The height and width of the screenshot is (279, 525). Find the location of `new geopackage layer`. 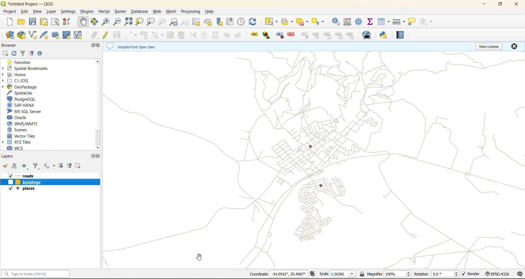

new geopackage layer is located at coordinates (22, 35).